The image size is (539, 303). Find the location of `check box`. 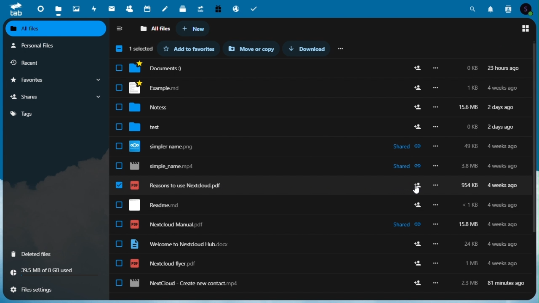

check box is located at coordinates (119, 127).